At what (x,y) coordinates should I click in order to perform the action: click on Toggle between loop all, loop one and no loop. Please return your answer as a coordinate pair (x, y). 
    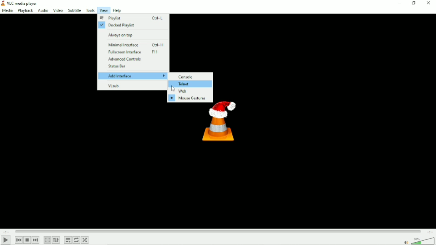
    Looking at the image, I should click on (76, 240).